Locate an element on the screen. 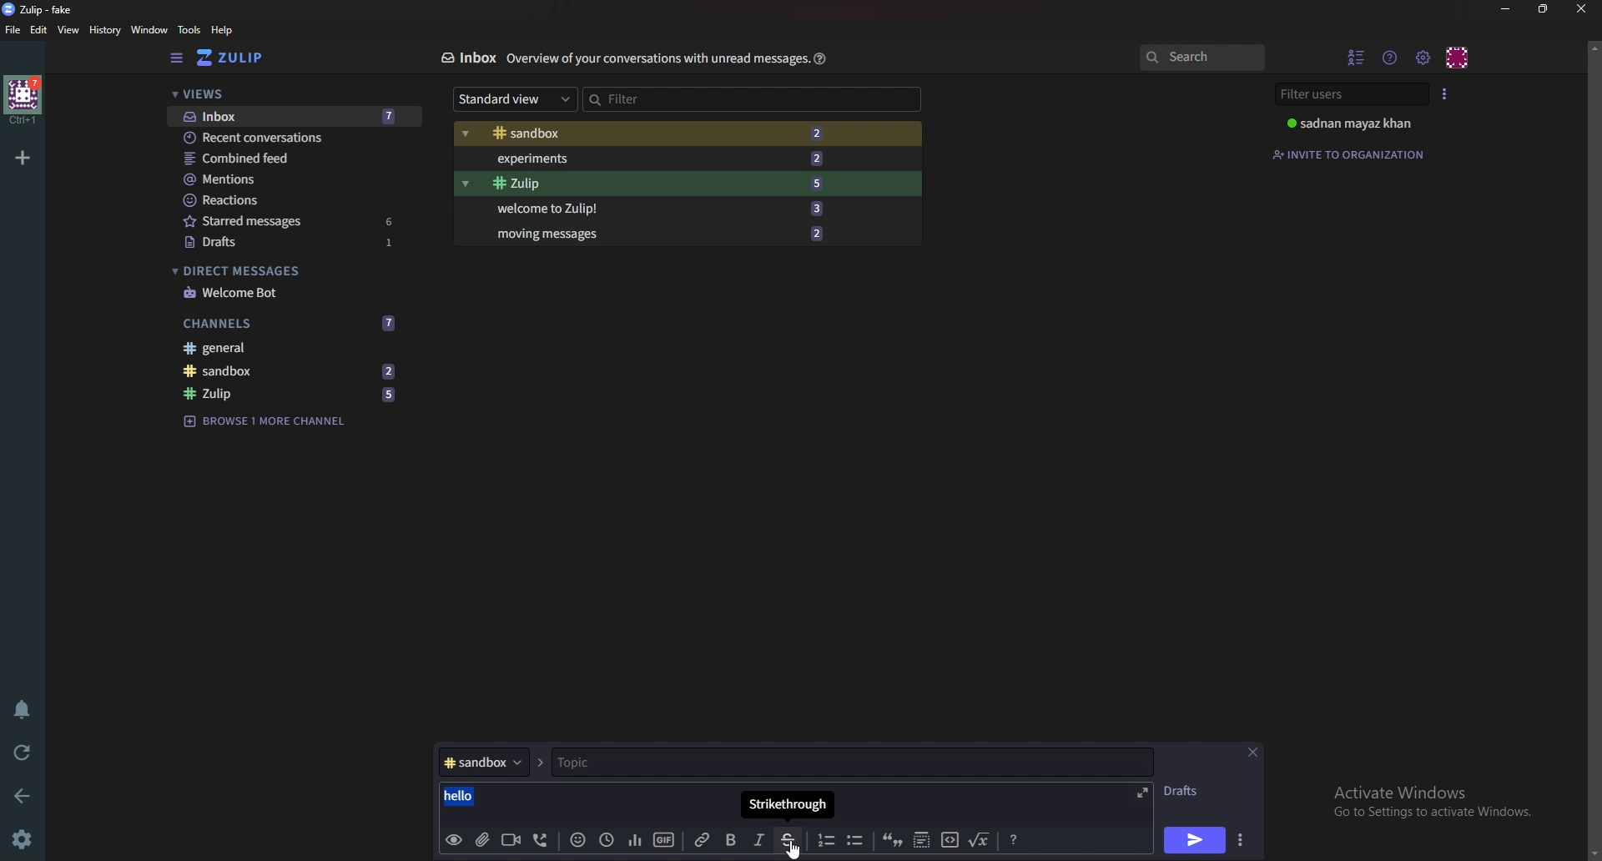 The image size is (1602, 861). Drafts is located at coordinates (1186, 791).